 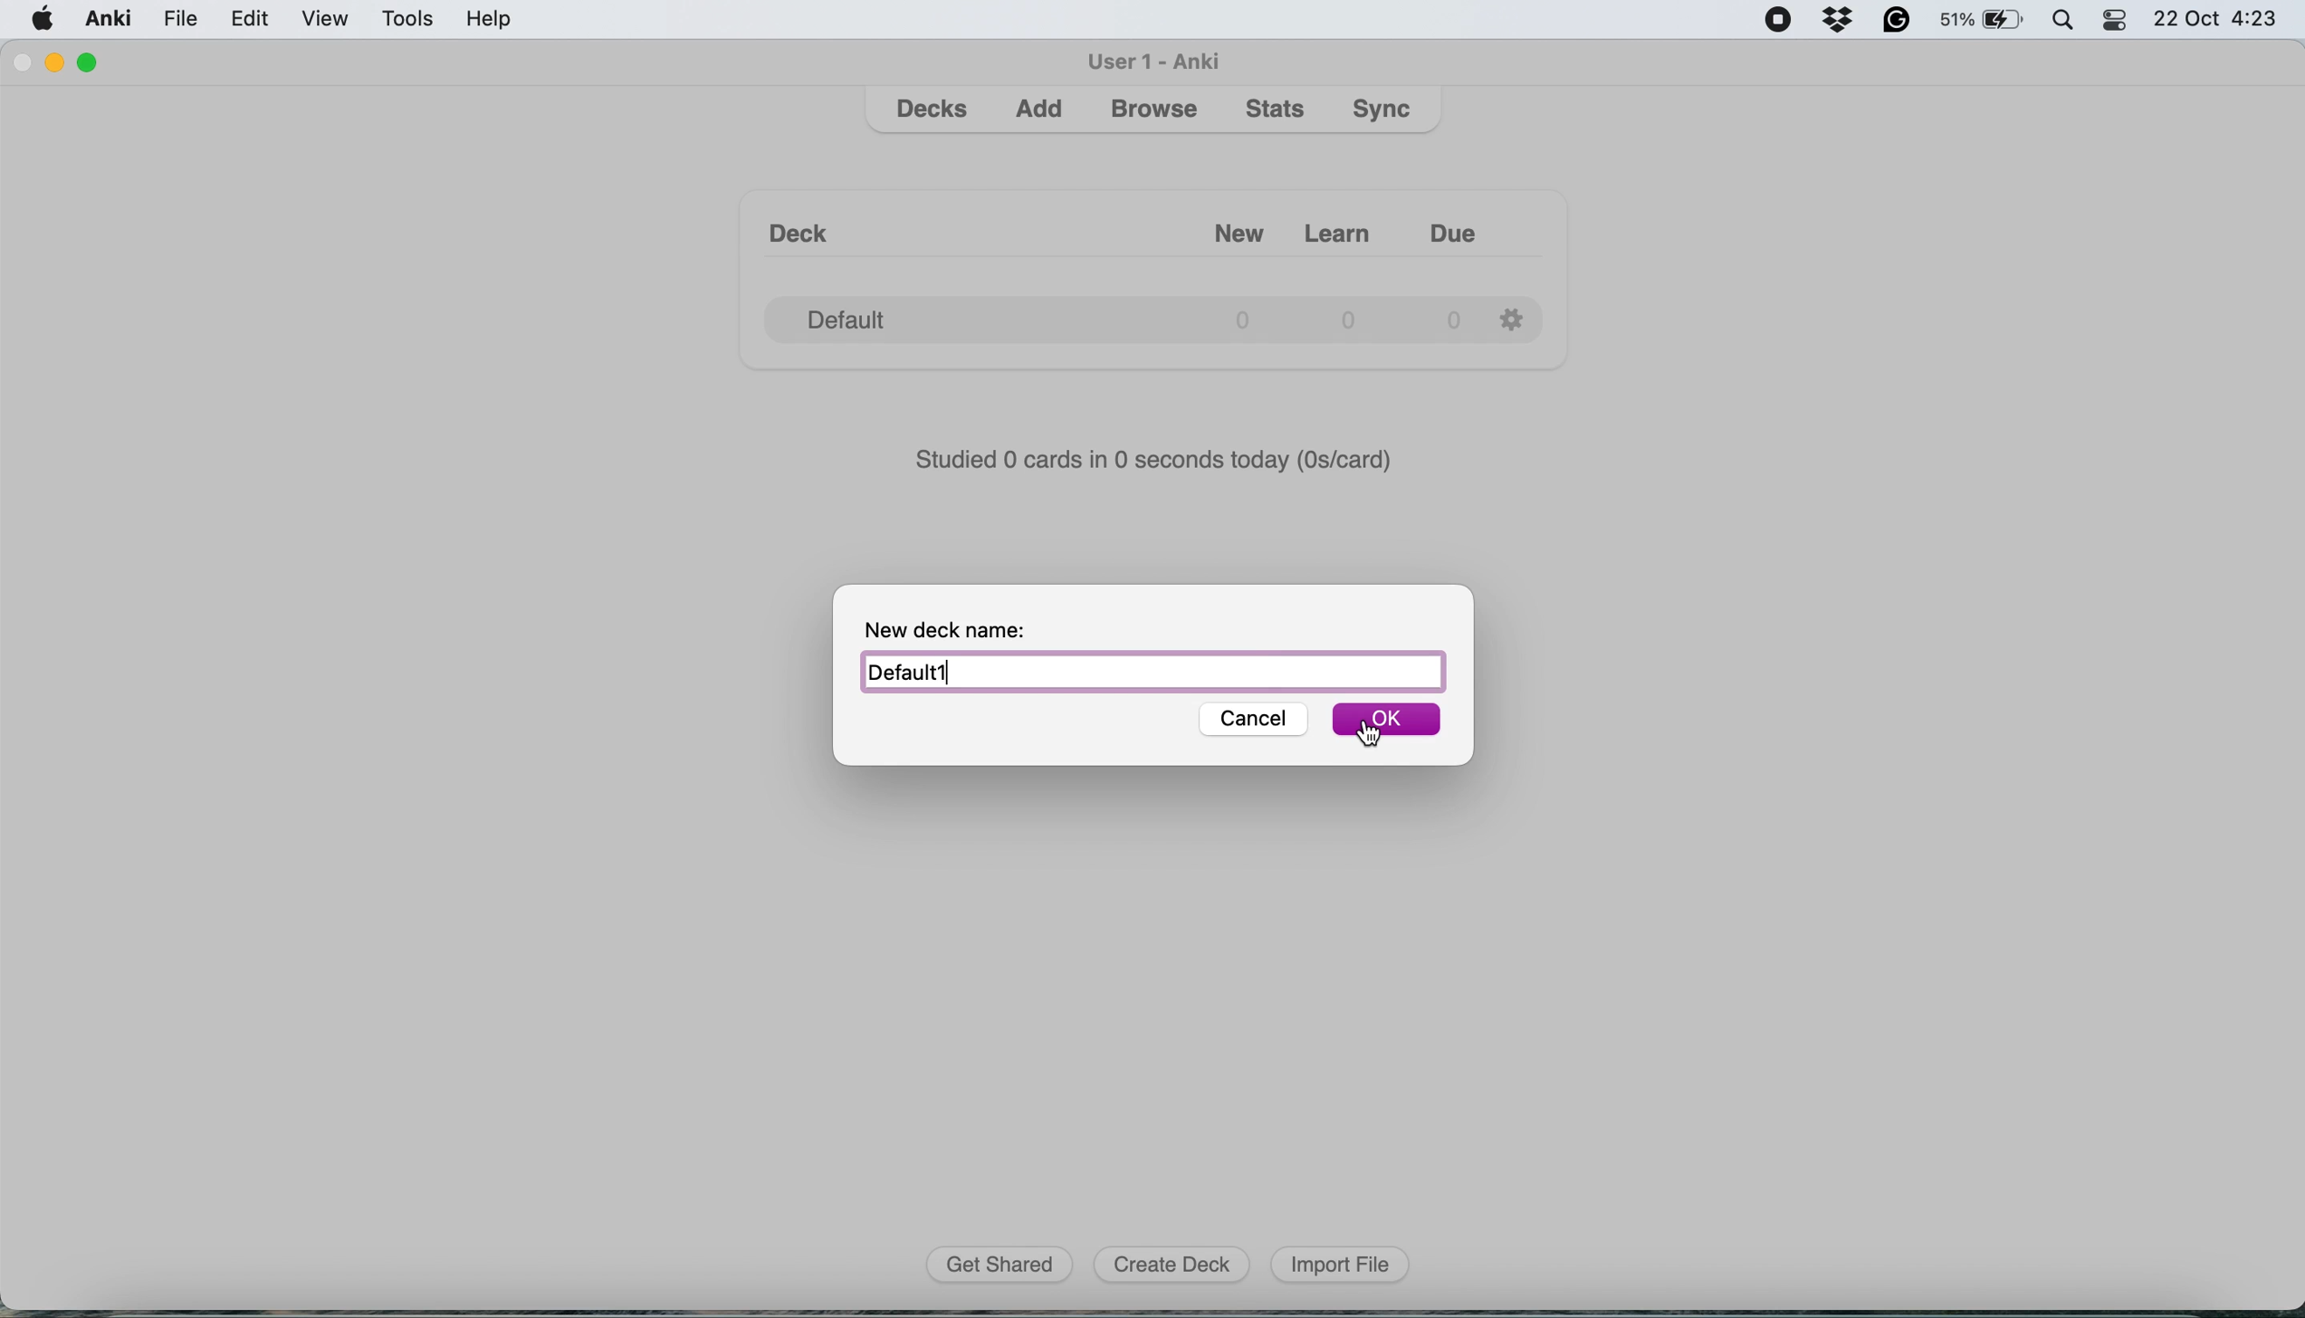 I want to click on minimise, so click(x=62, y=63).